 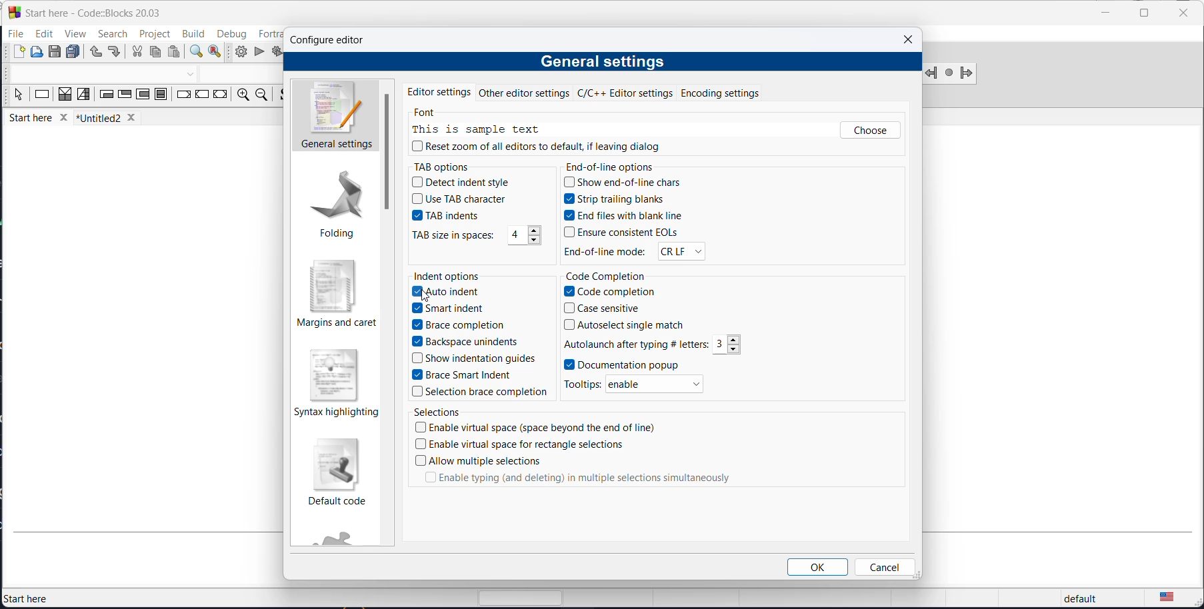 I want to click on next jump, so click(x=947, y=75).